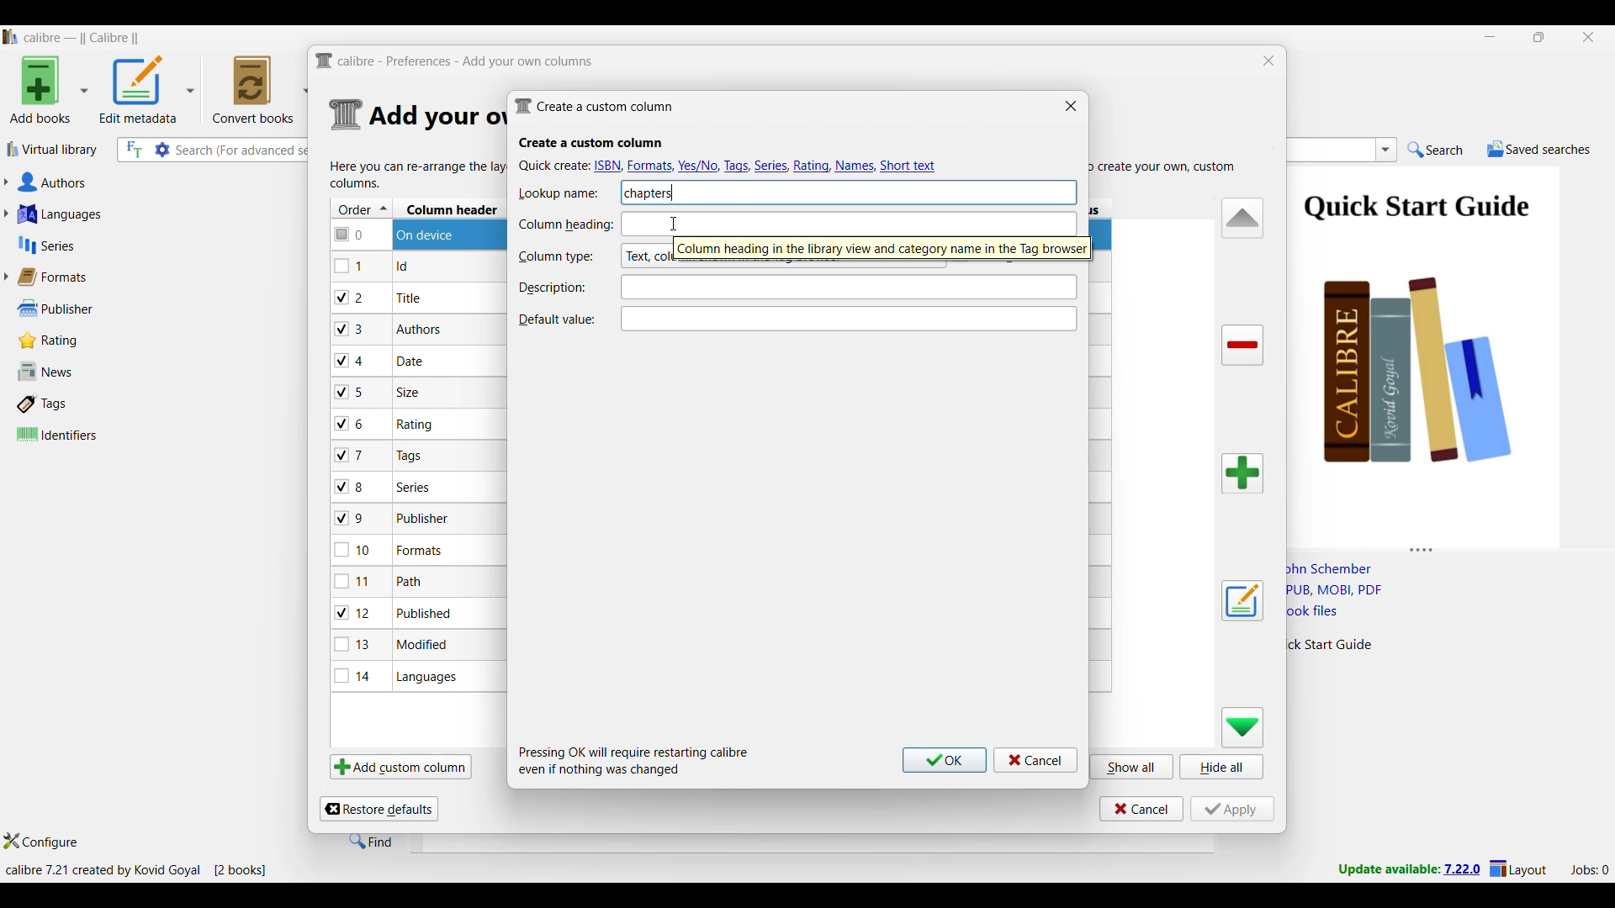 This screenshot has width=1615, height=908. What do you see at coordinates (847, 317) in the screenshot?
I see `Text` at bounding box center [847, 317].